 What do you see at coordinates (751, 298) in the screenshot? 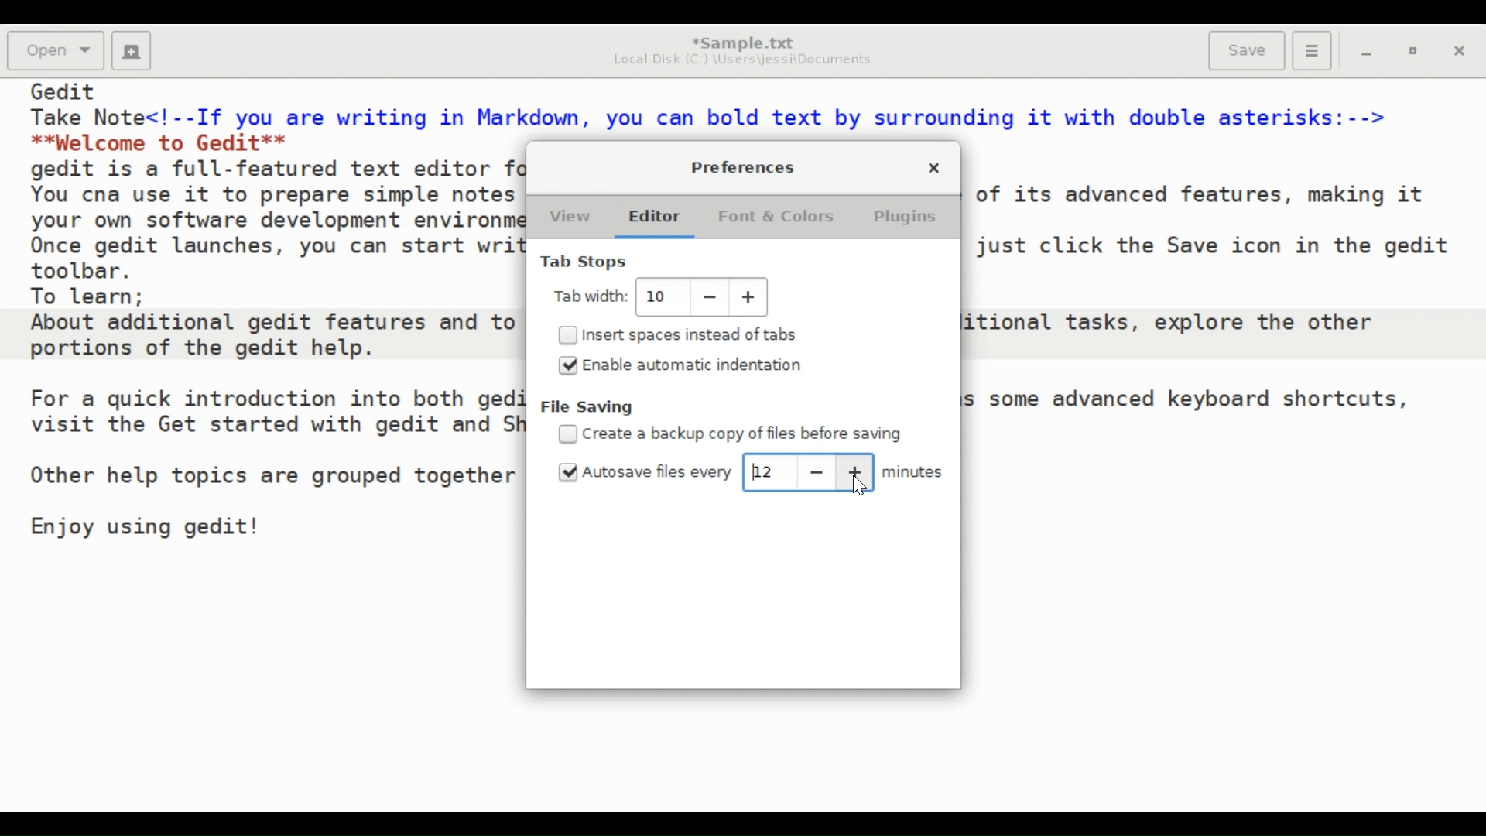
I see `incresase ` at bounding box center [751, 298].